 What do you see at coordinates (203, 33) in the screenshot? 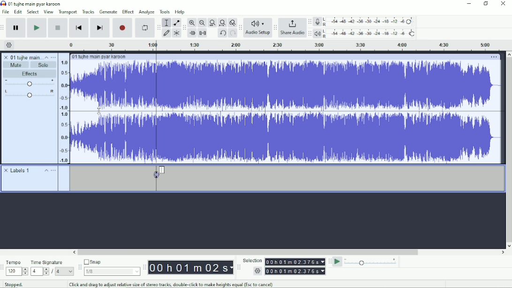
I see `Silence audio selection` at bounding box center [203, 33].